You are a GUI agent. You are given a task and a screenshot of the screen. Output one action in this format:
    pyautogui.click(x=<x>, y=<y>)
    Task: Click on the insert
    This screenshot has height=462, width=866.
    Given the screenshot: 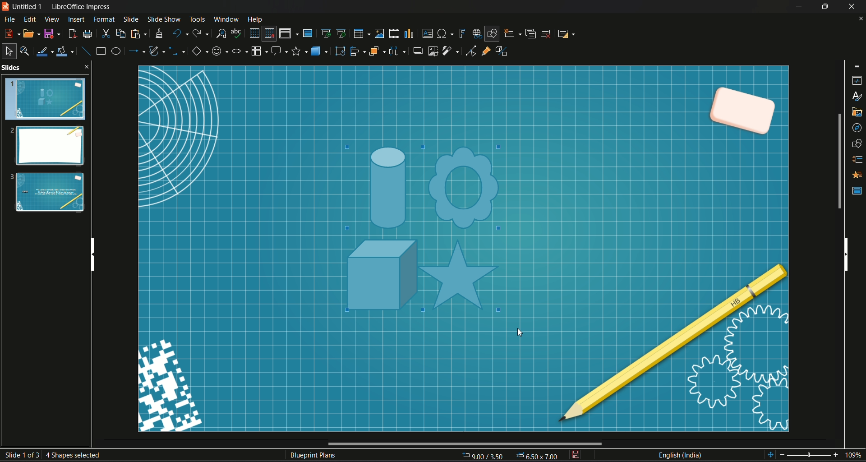 What is the action you would take?
    pyautogui.click(x=75, y=19)
    